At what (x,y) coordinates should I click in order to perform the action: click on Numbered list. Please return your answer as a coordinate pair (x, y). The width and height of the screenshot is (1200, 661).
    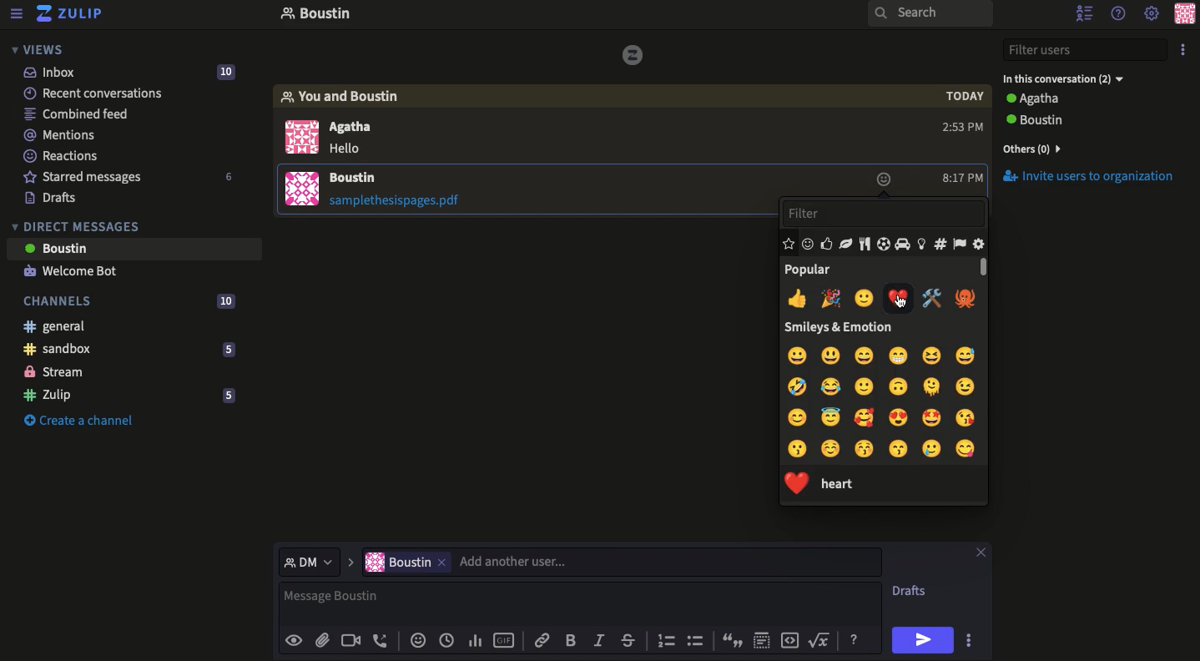
    Looking at the image, I should click on (665, 639).